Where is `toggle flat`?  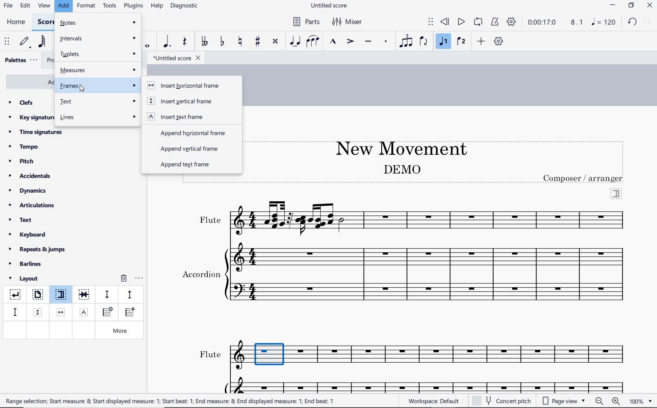
toggle flat is located at coordinates (221, 42).